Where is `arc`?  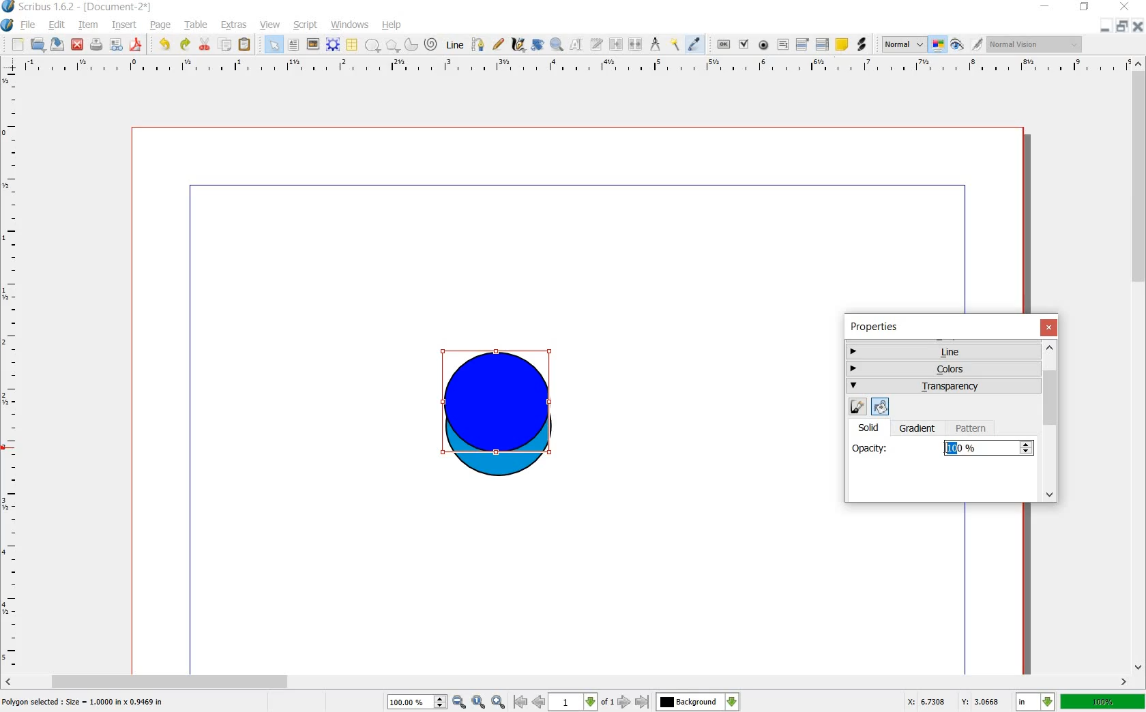
arc is located at coordinates (411, 46).